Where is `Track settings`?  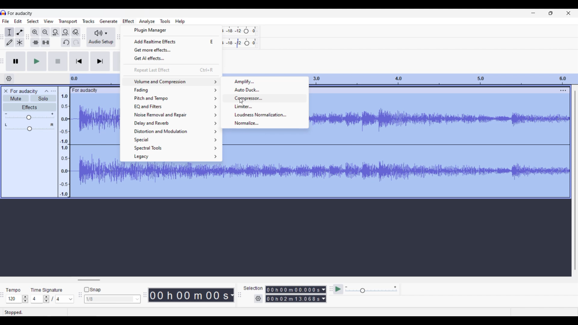
Track settings is located at coordinates (563, 90).